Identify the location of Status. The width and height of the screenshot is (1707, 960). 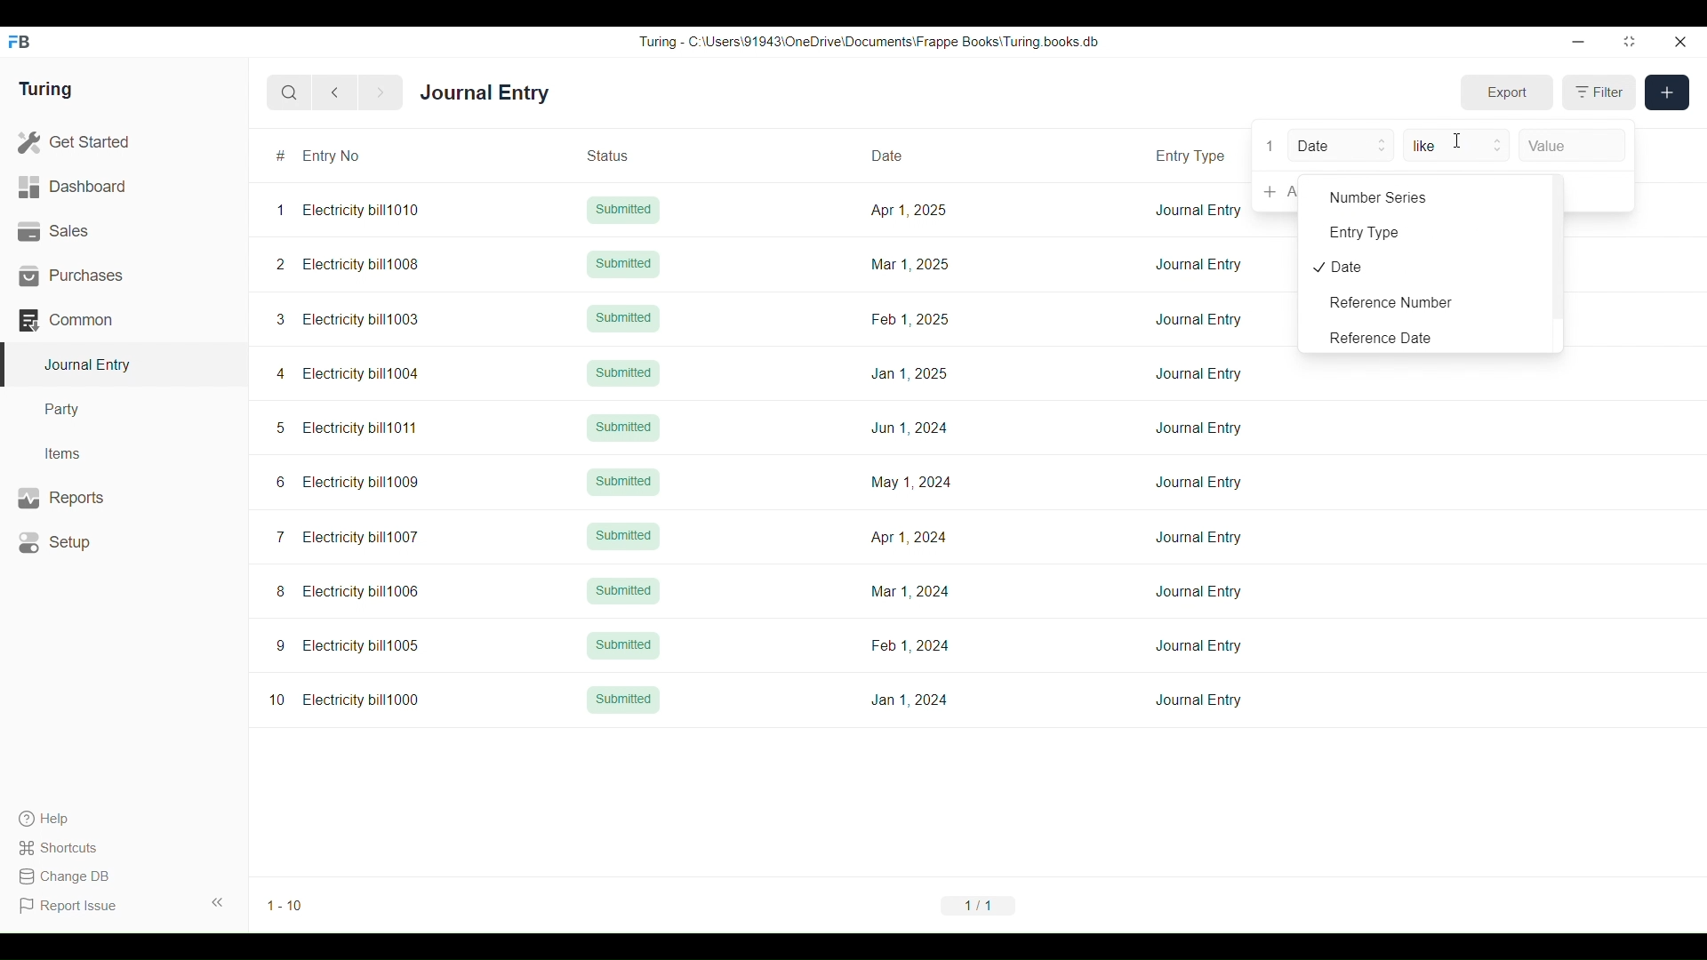
(629, 155).